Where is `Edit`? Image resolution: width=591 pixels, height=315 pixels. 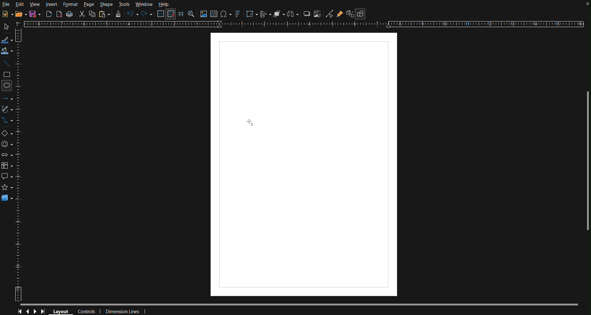 Edit is located at coordinates (20, 4).